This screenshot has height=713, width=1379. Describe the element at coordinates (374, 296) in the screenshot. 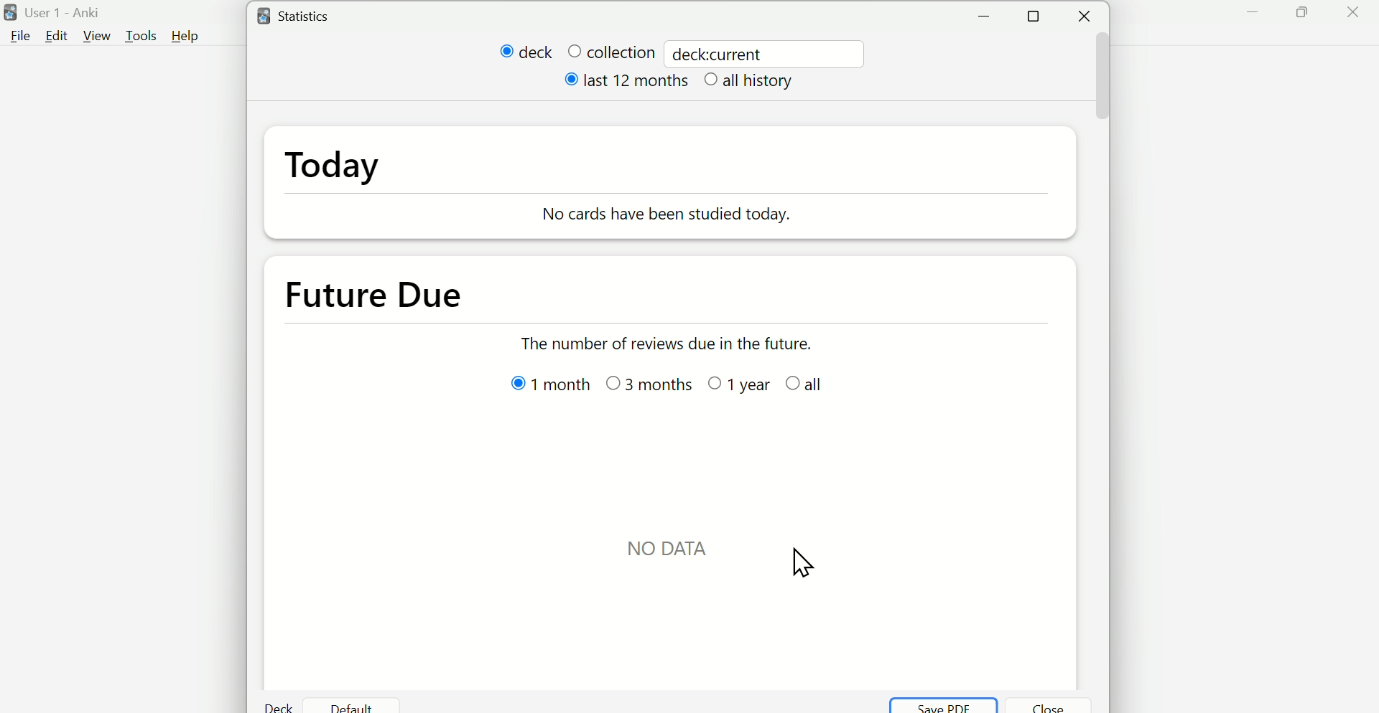

I see `Future Due` at that location.